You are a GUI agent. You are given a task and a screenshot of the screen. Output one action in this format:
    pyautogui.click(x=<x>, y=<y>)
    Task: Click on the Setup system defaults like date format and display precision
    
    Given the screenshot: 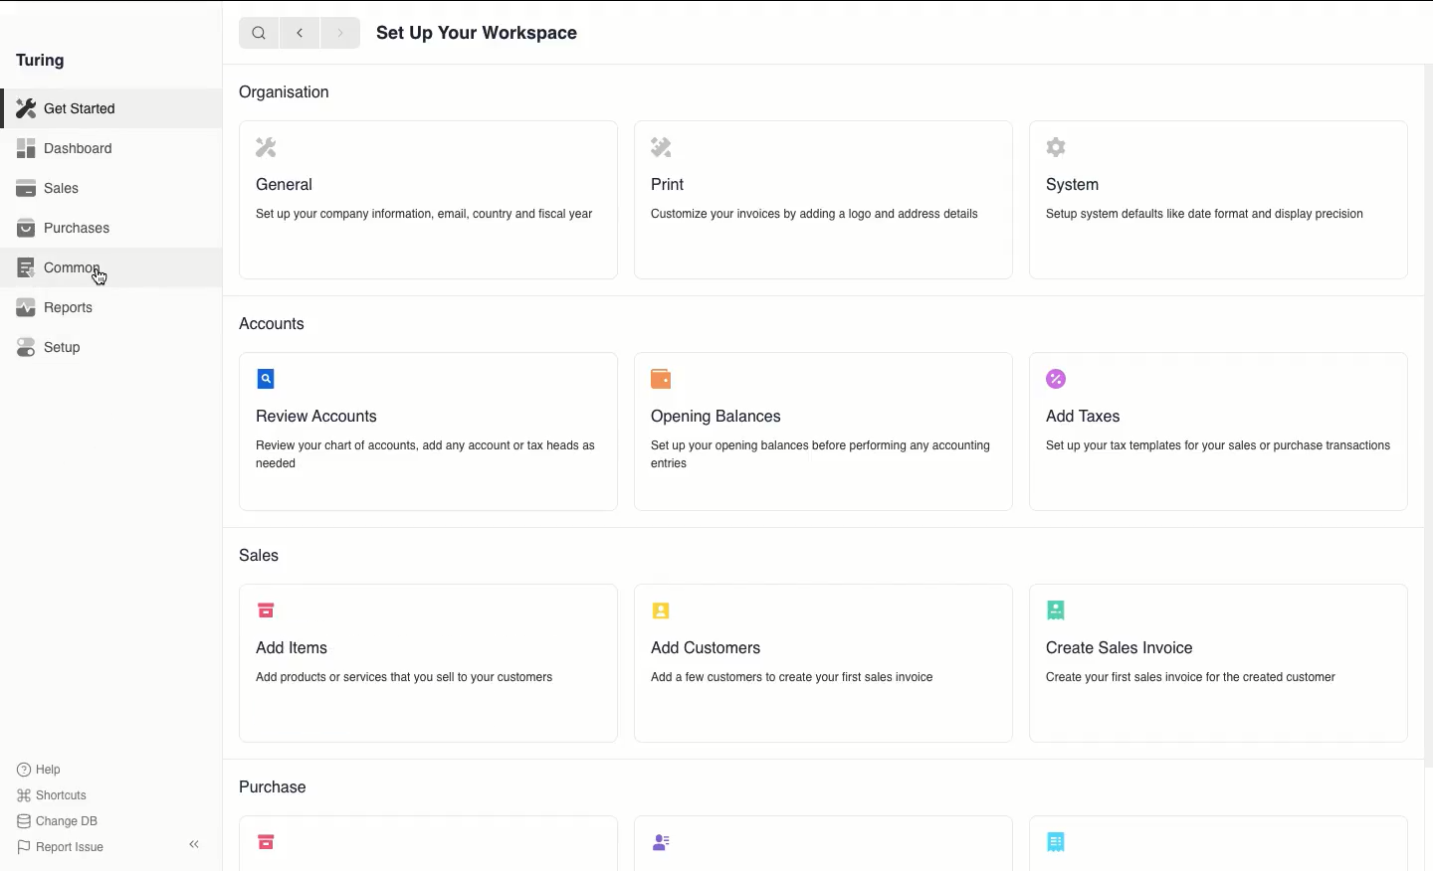 What is the action you would take?
    pyautogui.click(x=1200, y=216)
    